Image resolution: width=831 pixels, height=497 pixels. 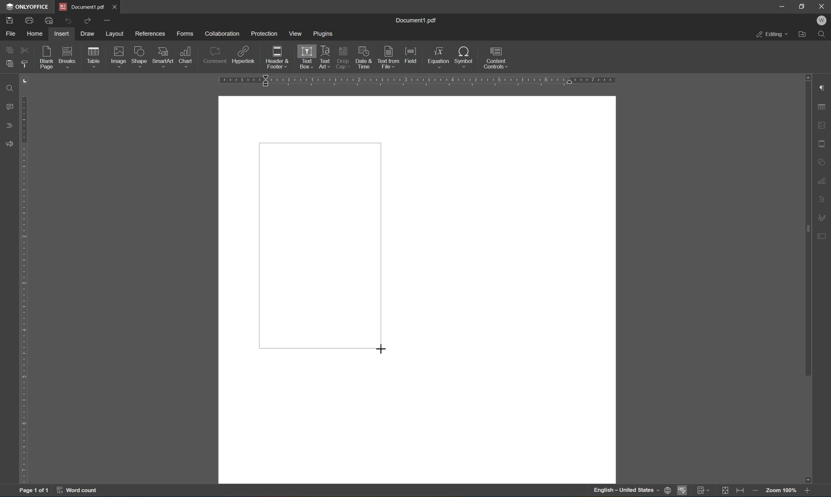 I want to click on Form settings, so click(x=823, y=235).